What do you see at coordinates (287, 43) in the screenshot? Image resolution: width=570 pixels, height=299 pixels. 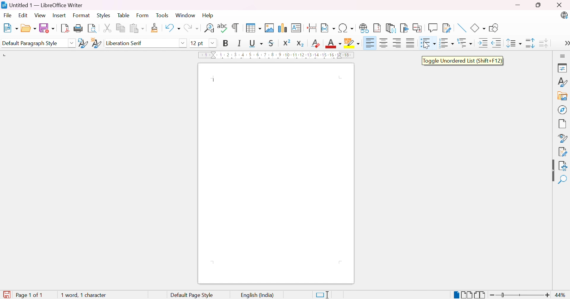 I see `Superscript` at bounding box center [287, 43].